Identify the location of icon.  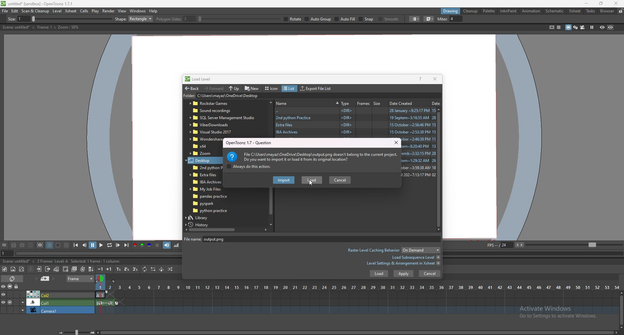
(272, 89).